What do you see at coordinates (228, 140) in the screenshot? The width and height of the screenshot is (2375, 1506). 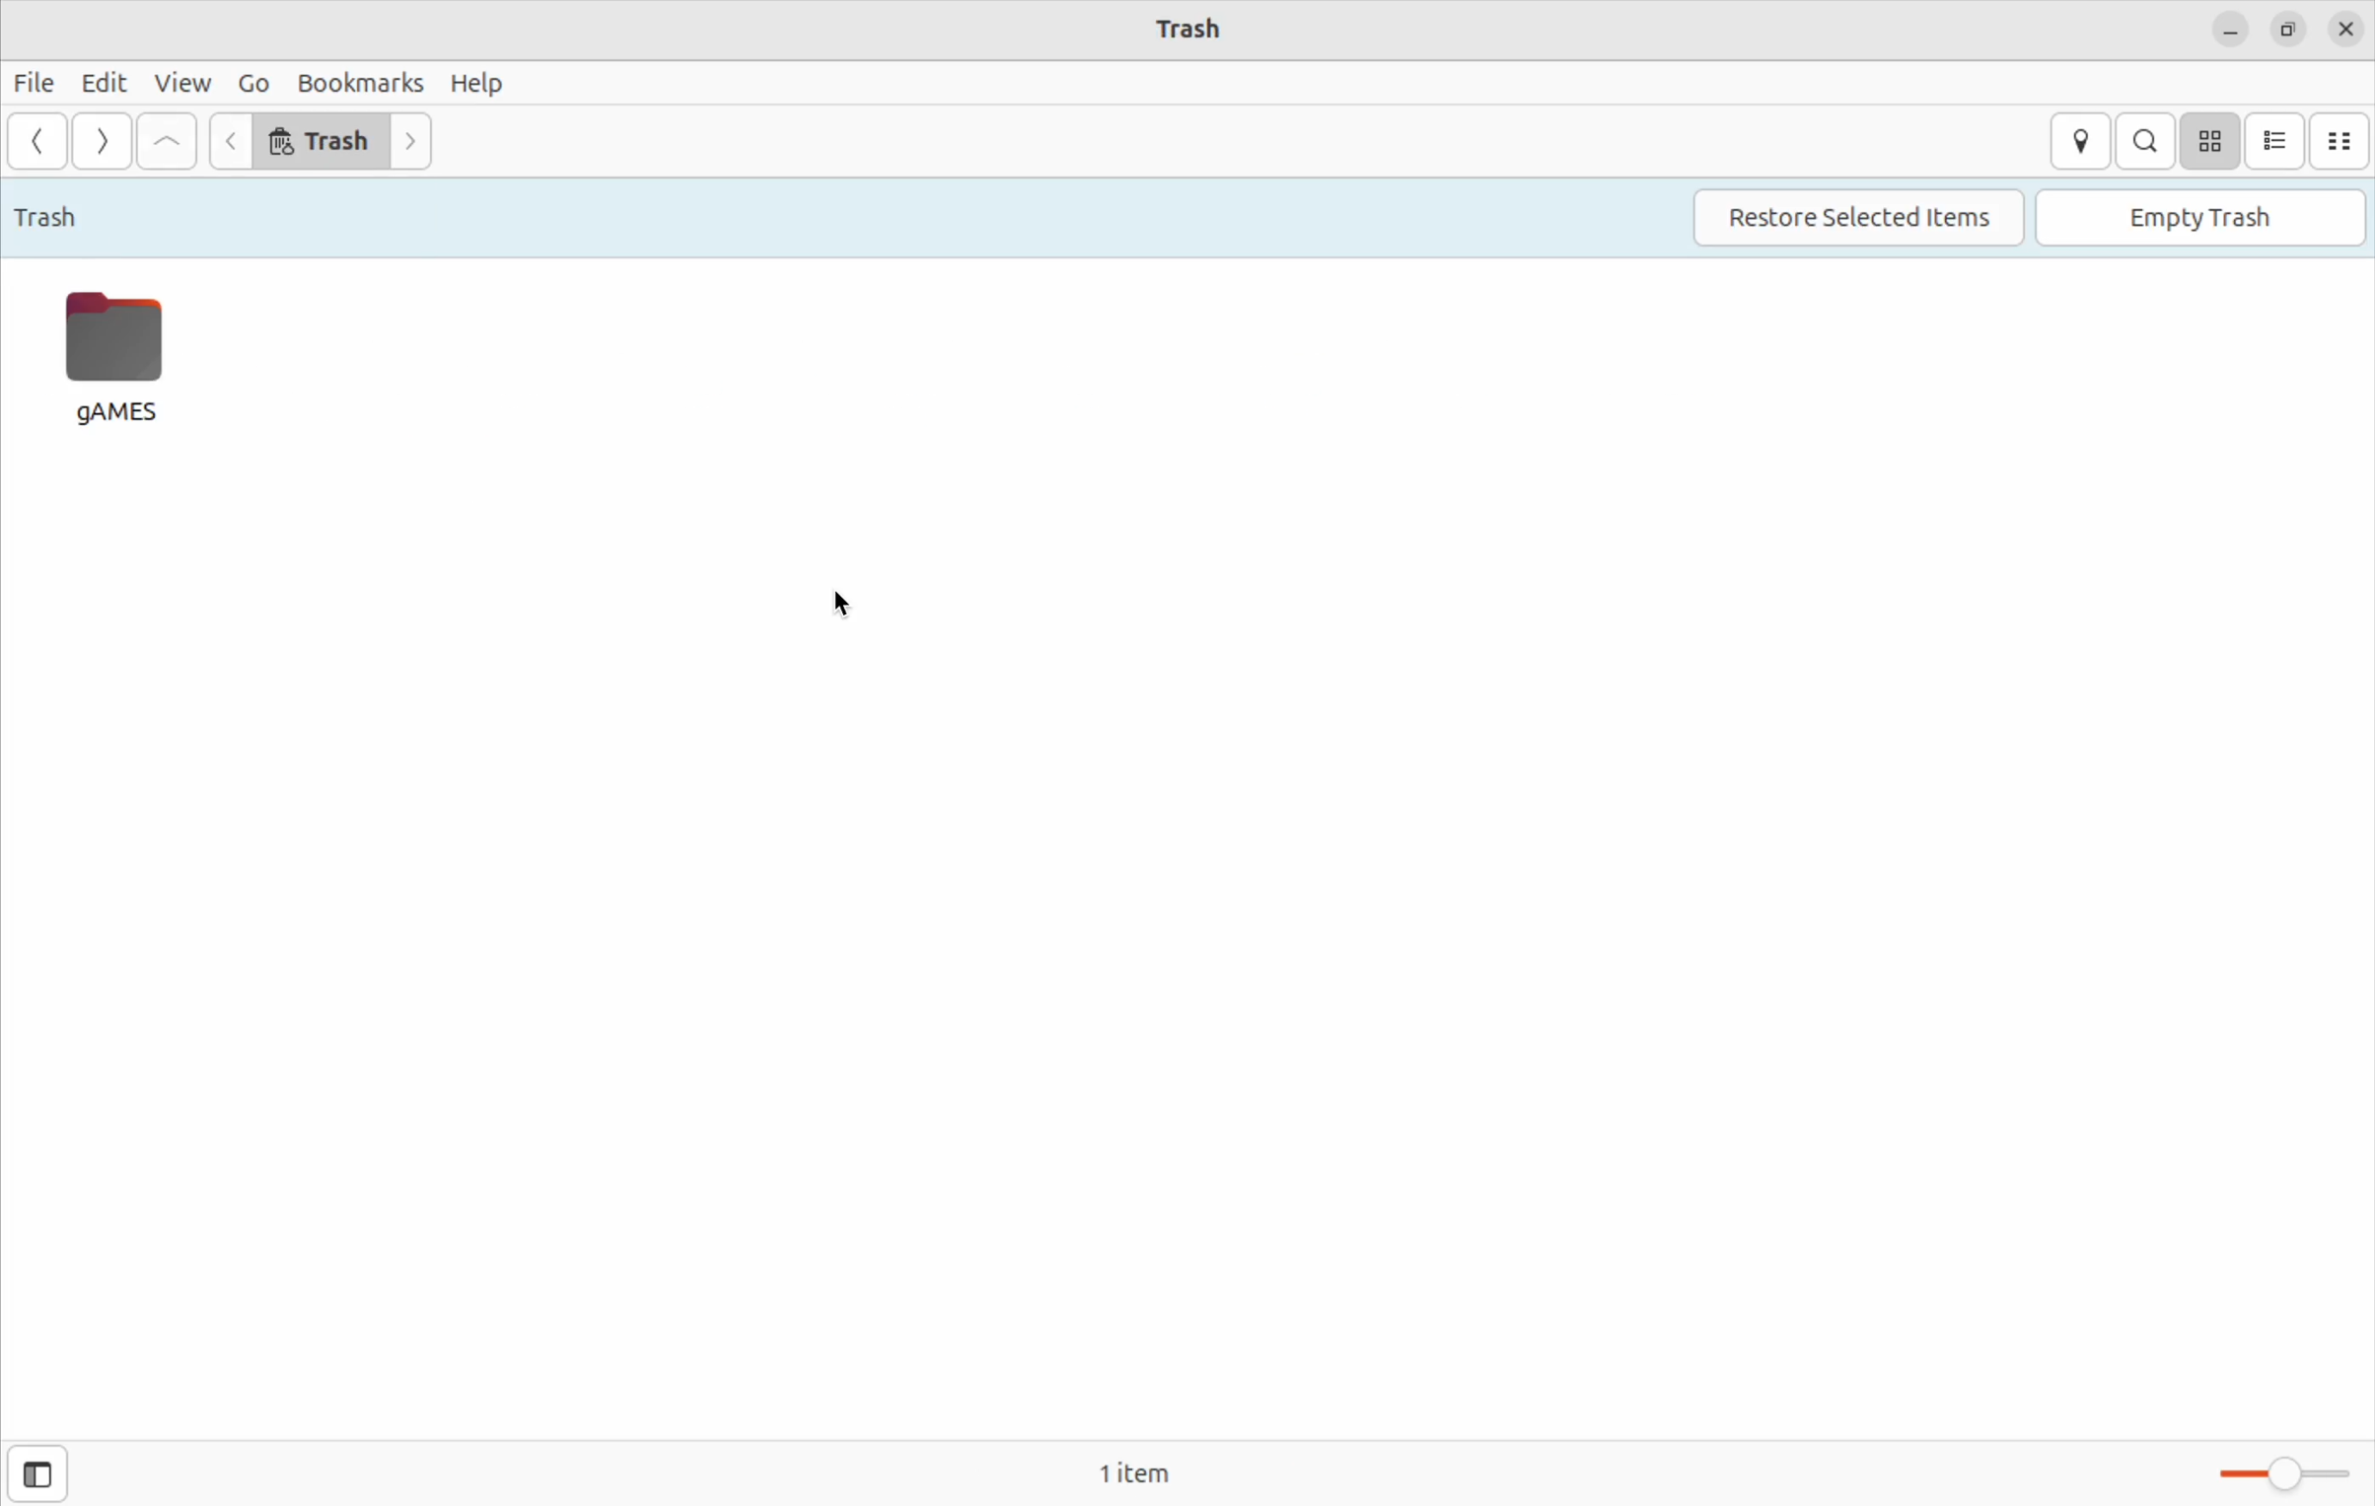 I see `previous` at bounding box center [228, 140].